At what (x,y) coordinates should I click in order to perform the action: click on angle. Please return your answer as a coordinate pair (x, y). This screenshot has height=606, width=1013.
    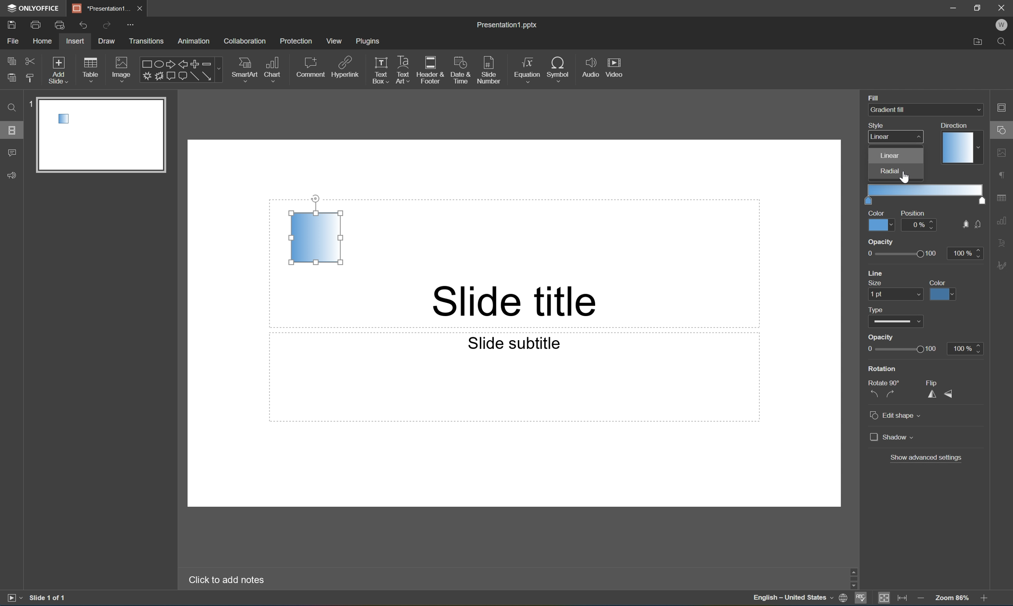
    Looking at the image, I should click on (895, 158).